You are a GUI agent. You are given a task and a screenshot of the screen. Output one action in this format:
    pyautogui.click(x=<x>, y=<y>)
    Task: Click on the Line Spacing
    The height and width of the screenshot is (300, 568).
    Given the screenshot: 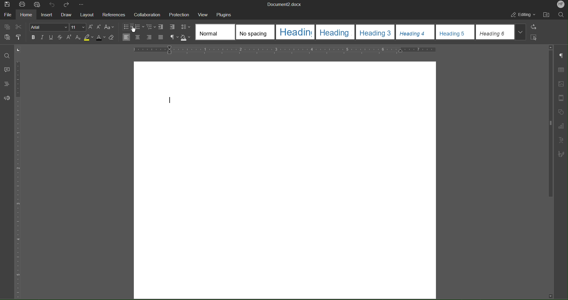 What is the action you would take?
    pyautogui.click(x=186, y=25)
    